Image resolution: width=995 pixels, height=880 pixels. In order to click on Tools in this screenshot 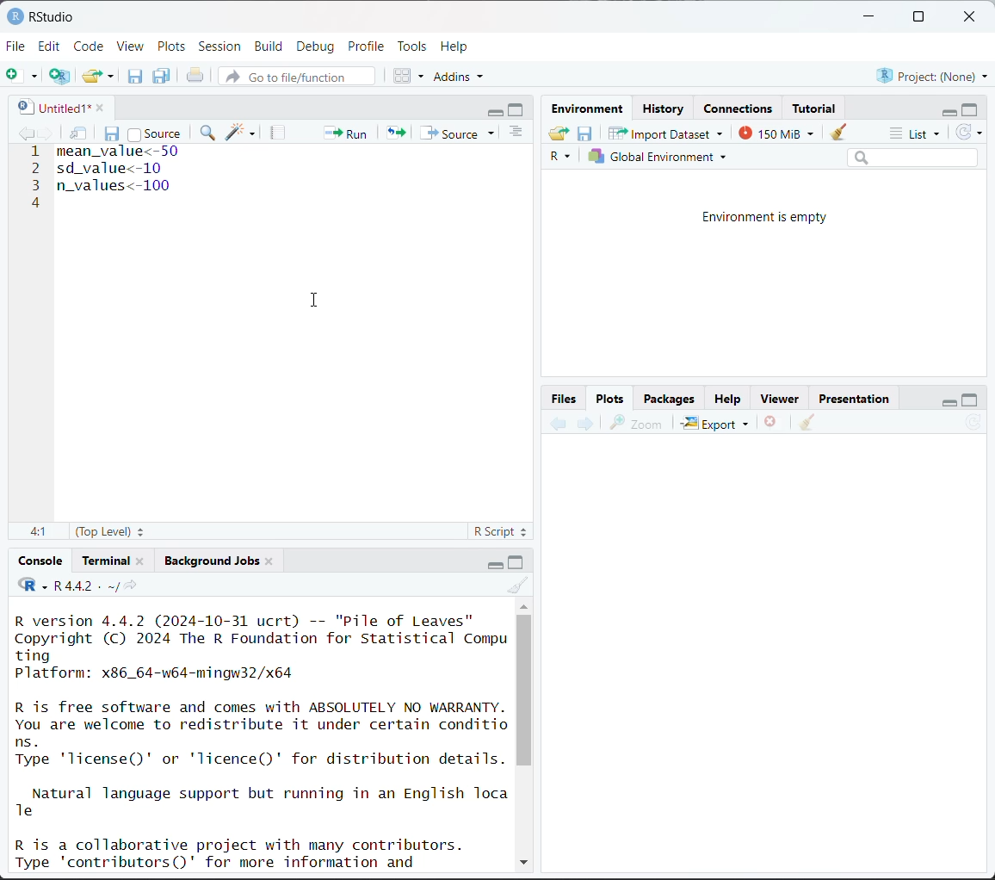, I will do `click(412, 45)`.